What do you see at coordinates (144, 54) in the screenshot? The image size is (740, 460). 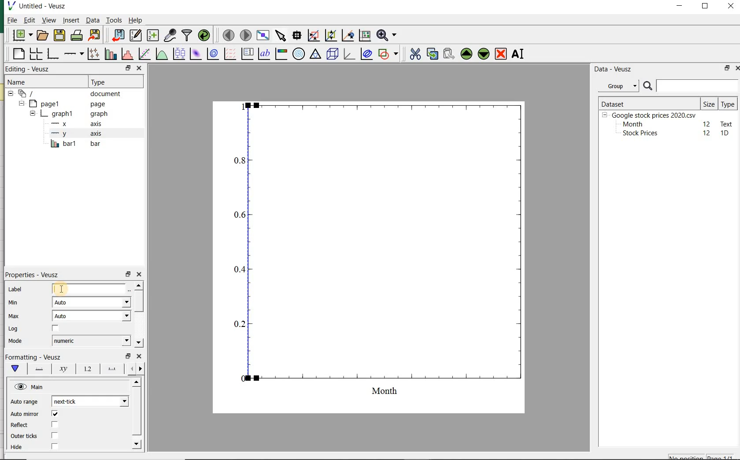 I see `fit a function to data` at bounding box center [144, 54].